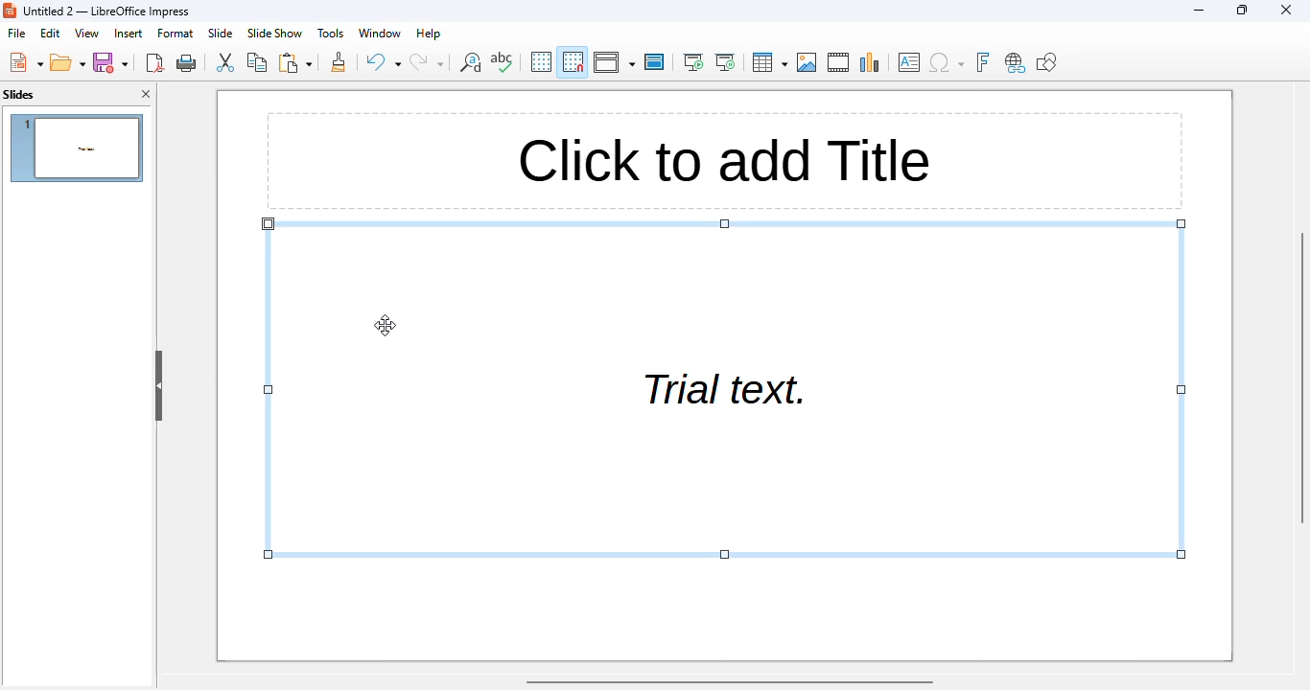 The height and width of the screenshot is (690, 1310). Describe the element at coordinates (187, 63) in the screenshot. I see `Print` at that location.